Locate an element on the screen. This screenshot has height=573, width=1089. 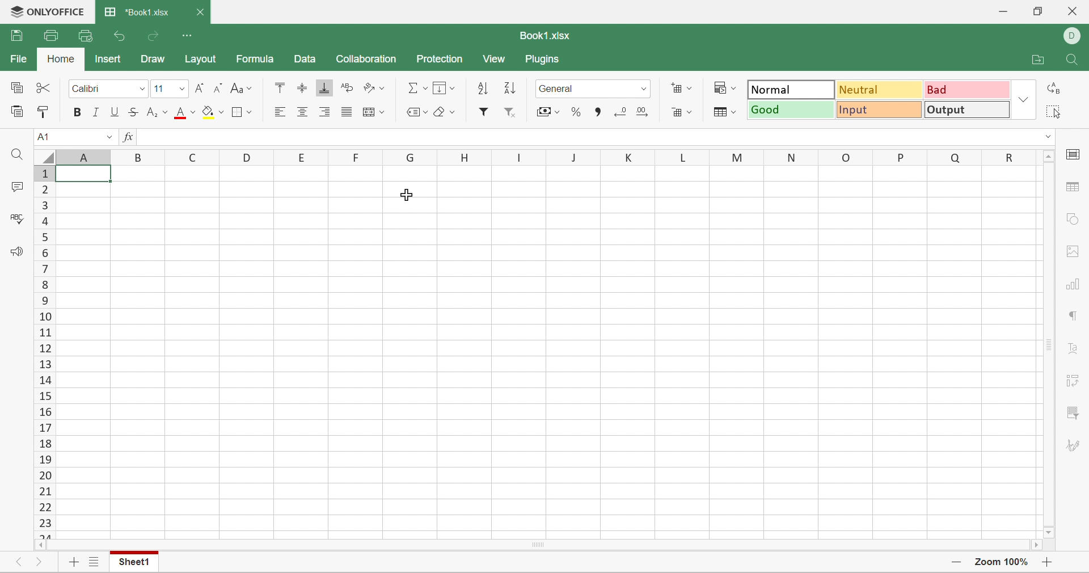
Replace is located at coordinates (1052, 89).